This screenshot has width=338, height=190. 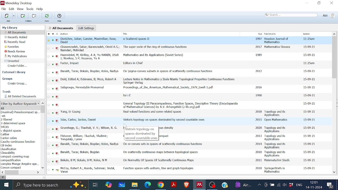 What do you see at coordinates (84, 160) in the screenshot?
I see `Author` at bounding box center [84, 160].